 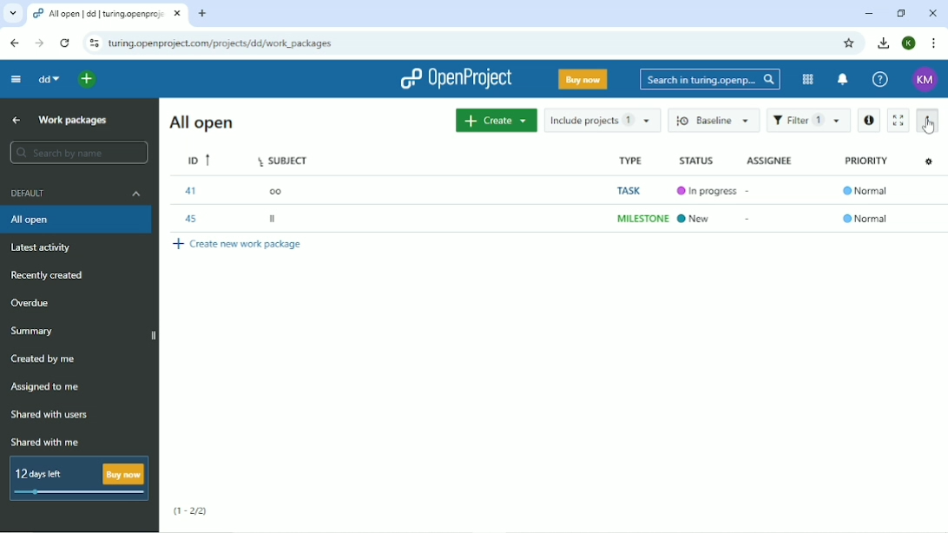 I want to click on Buy now, so click(x=584, y=79).